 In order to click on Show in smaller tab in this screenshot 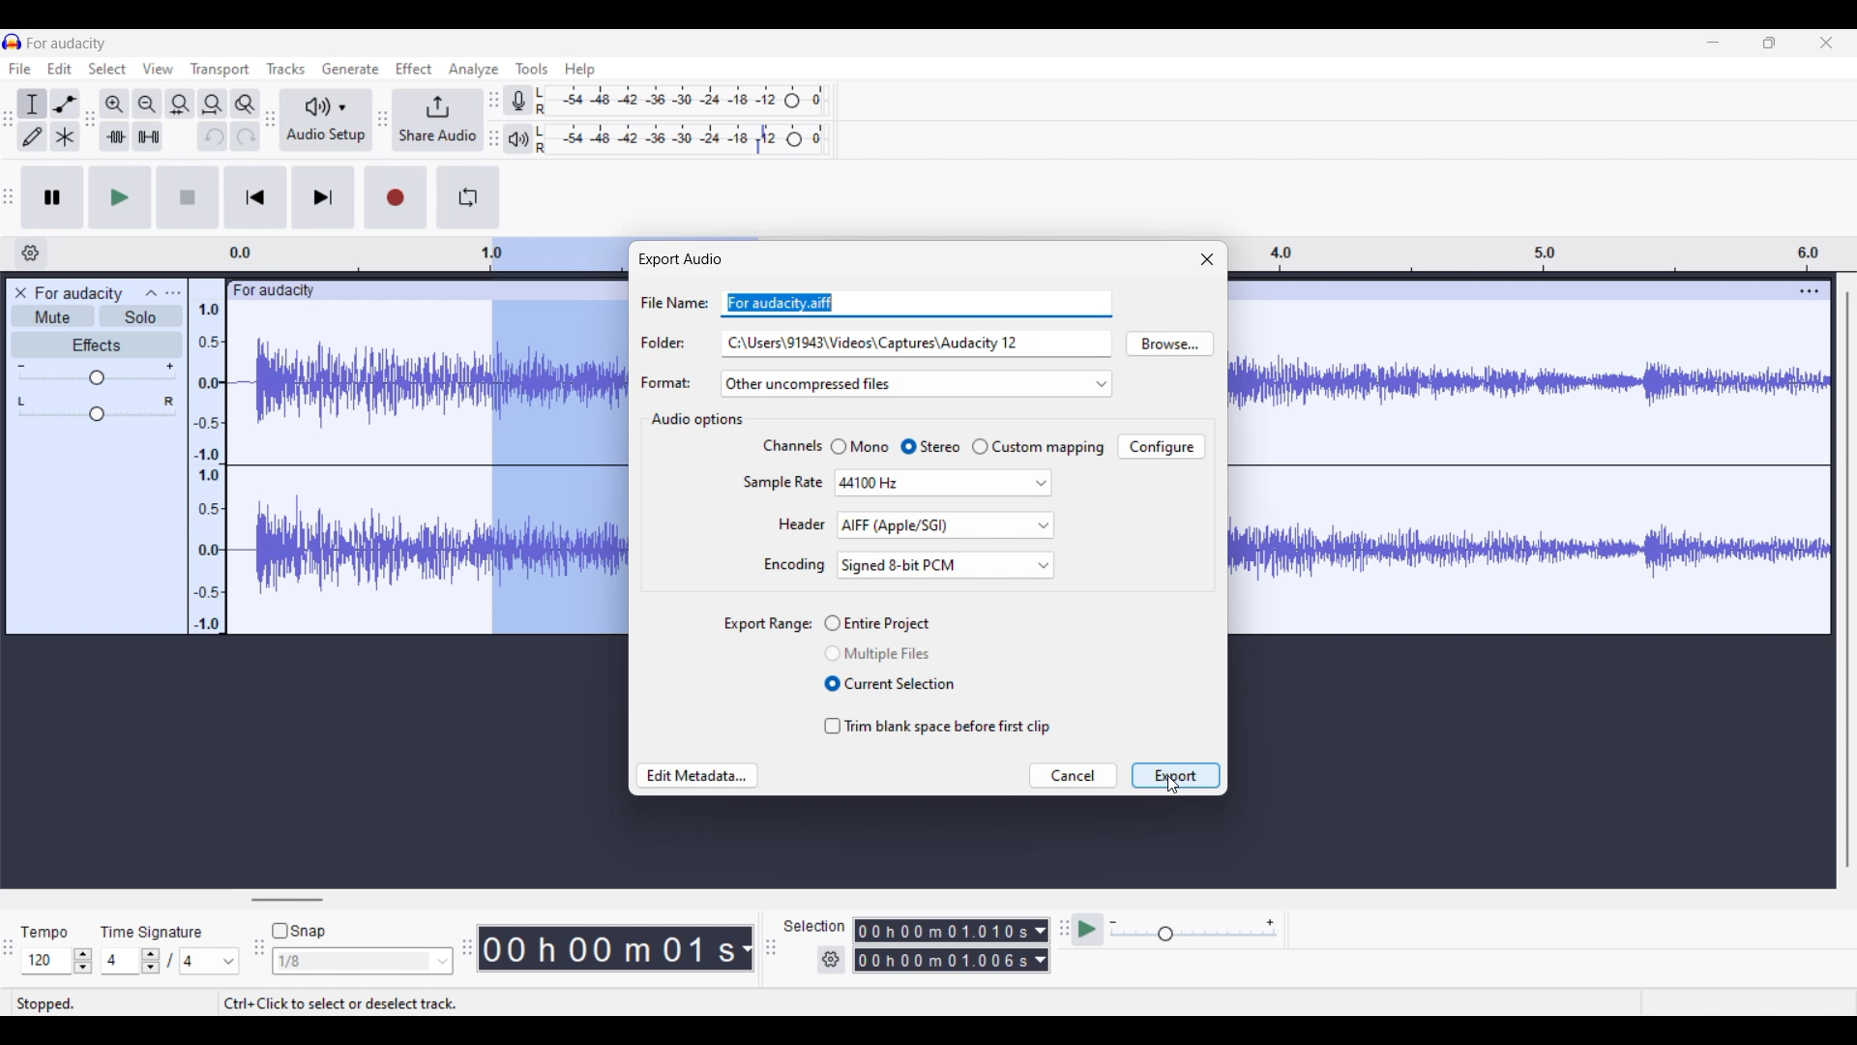, I will do `click(1769, 43)`.